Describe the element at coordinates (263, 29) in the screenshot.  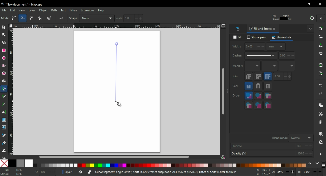
I see `fill and stroke` at that location.